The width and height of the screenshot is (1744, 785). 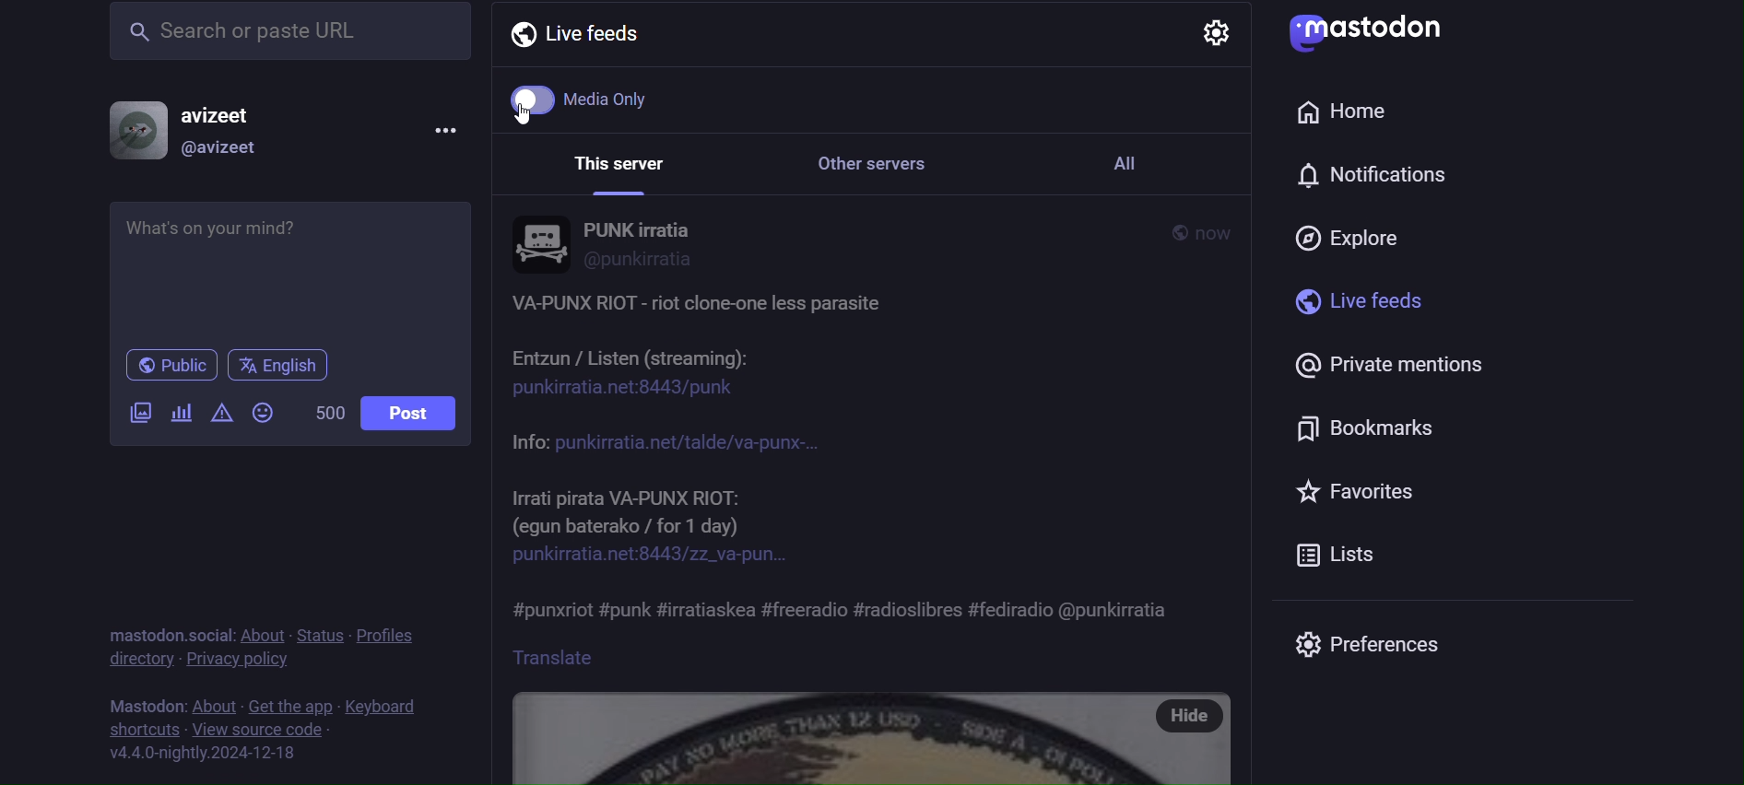 I want to click on live feeds, so click(x=1353, y=308).